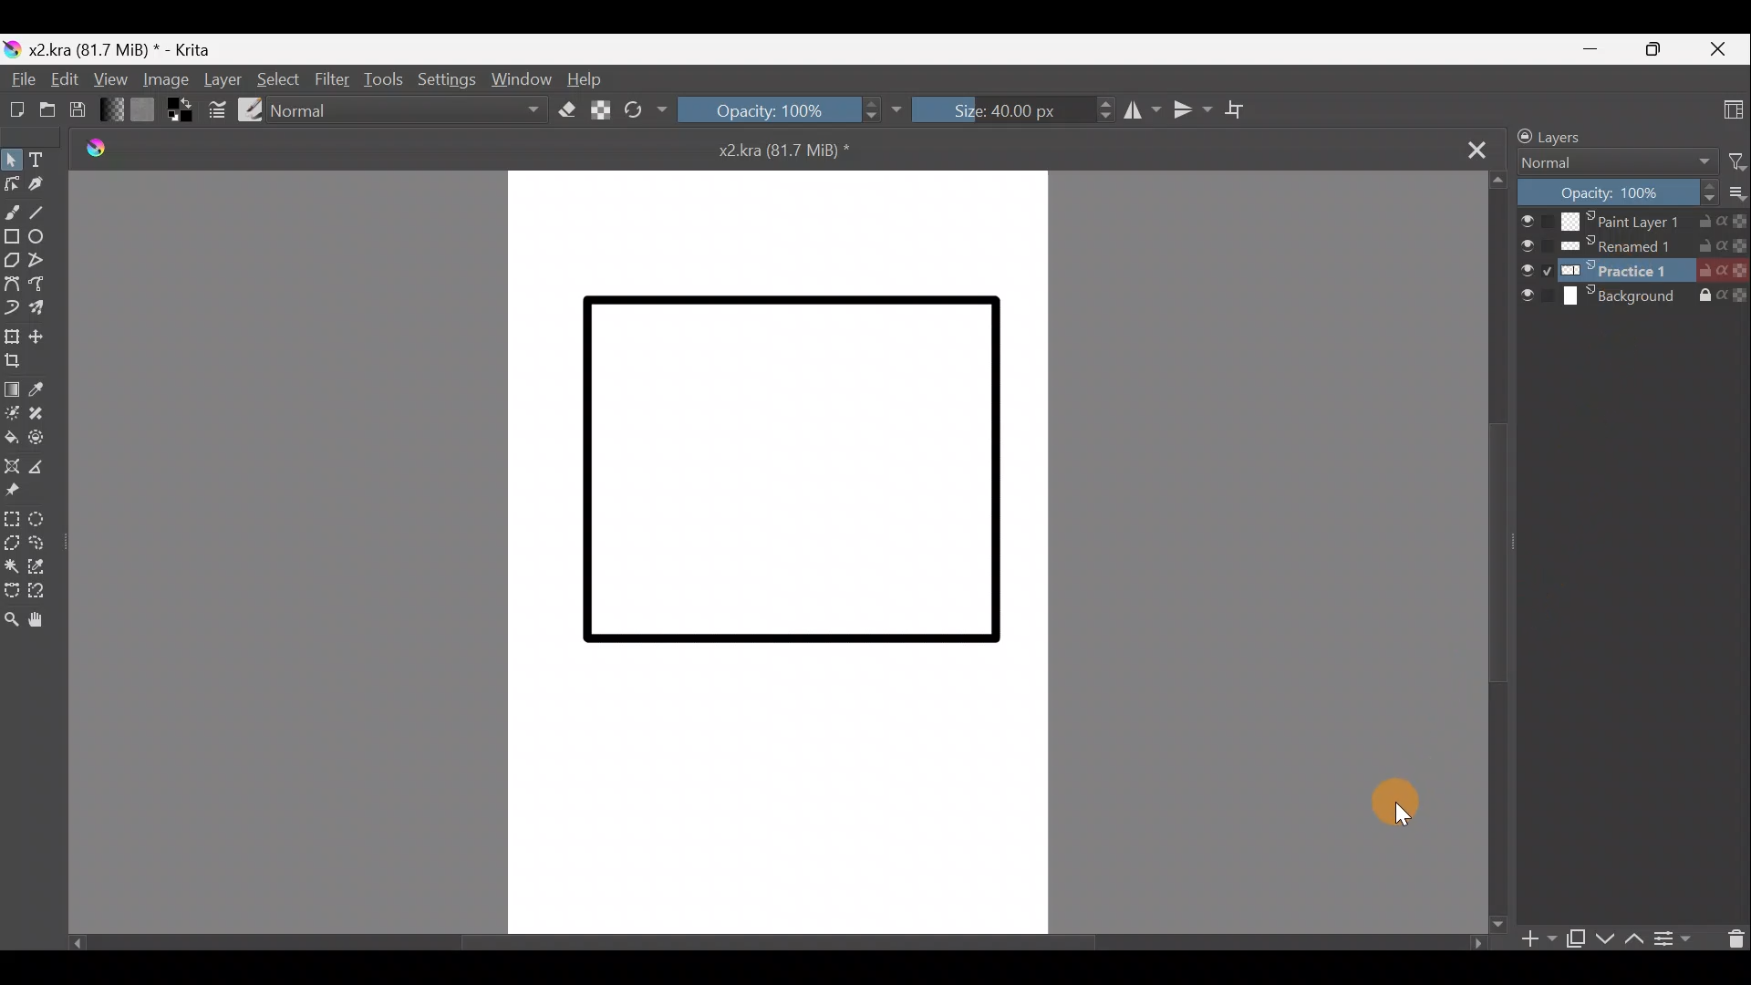 The height and width of the screenshot is (985, 1751). What do you see at coordinates (1638, 937) in the screenshot?
I see `Move layer/mask up` at bounding box center [1638, 937].